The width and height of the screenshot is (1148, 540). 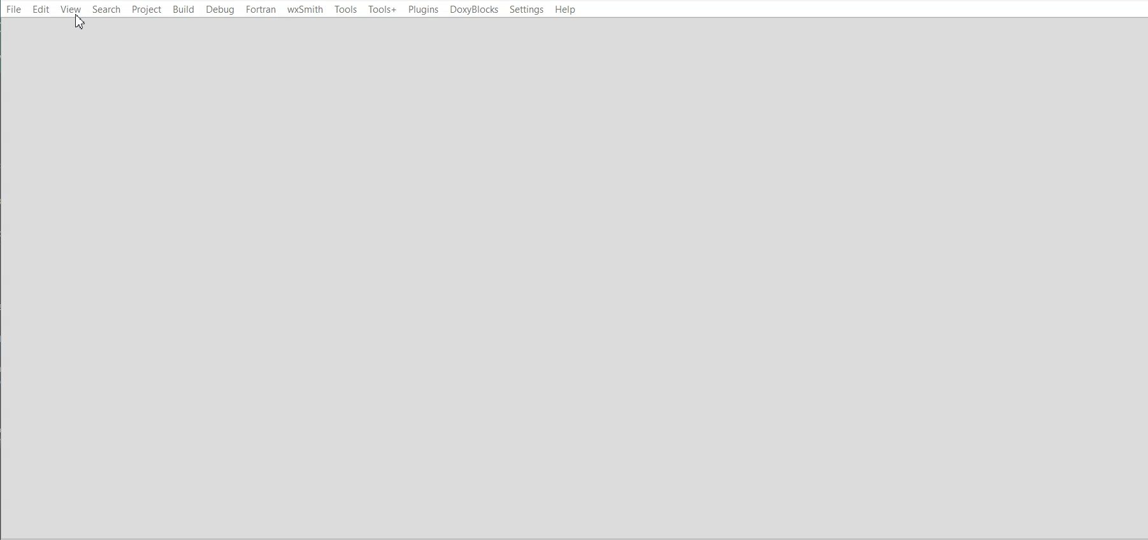 I want to click on Build, so click(x=183, y=9).